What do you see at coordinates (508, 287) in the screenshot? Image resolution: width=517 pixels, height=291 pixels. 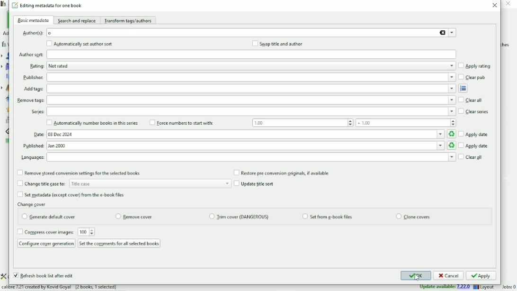 I see `Jobs` at bounding box center [508, 287].